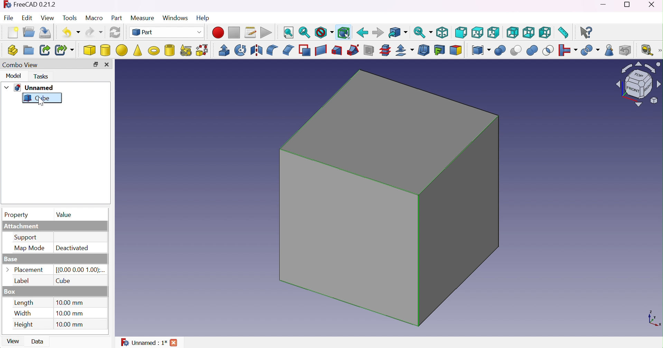 The height and width of the screenshot is (348, 663). Describe the element at coordinates (29, 269) in the screenshot. I see `Placement` at that location.